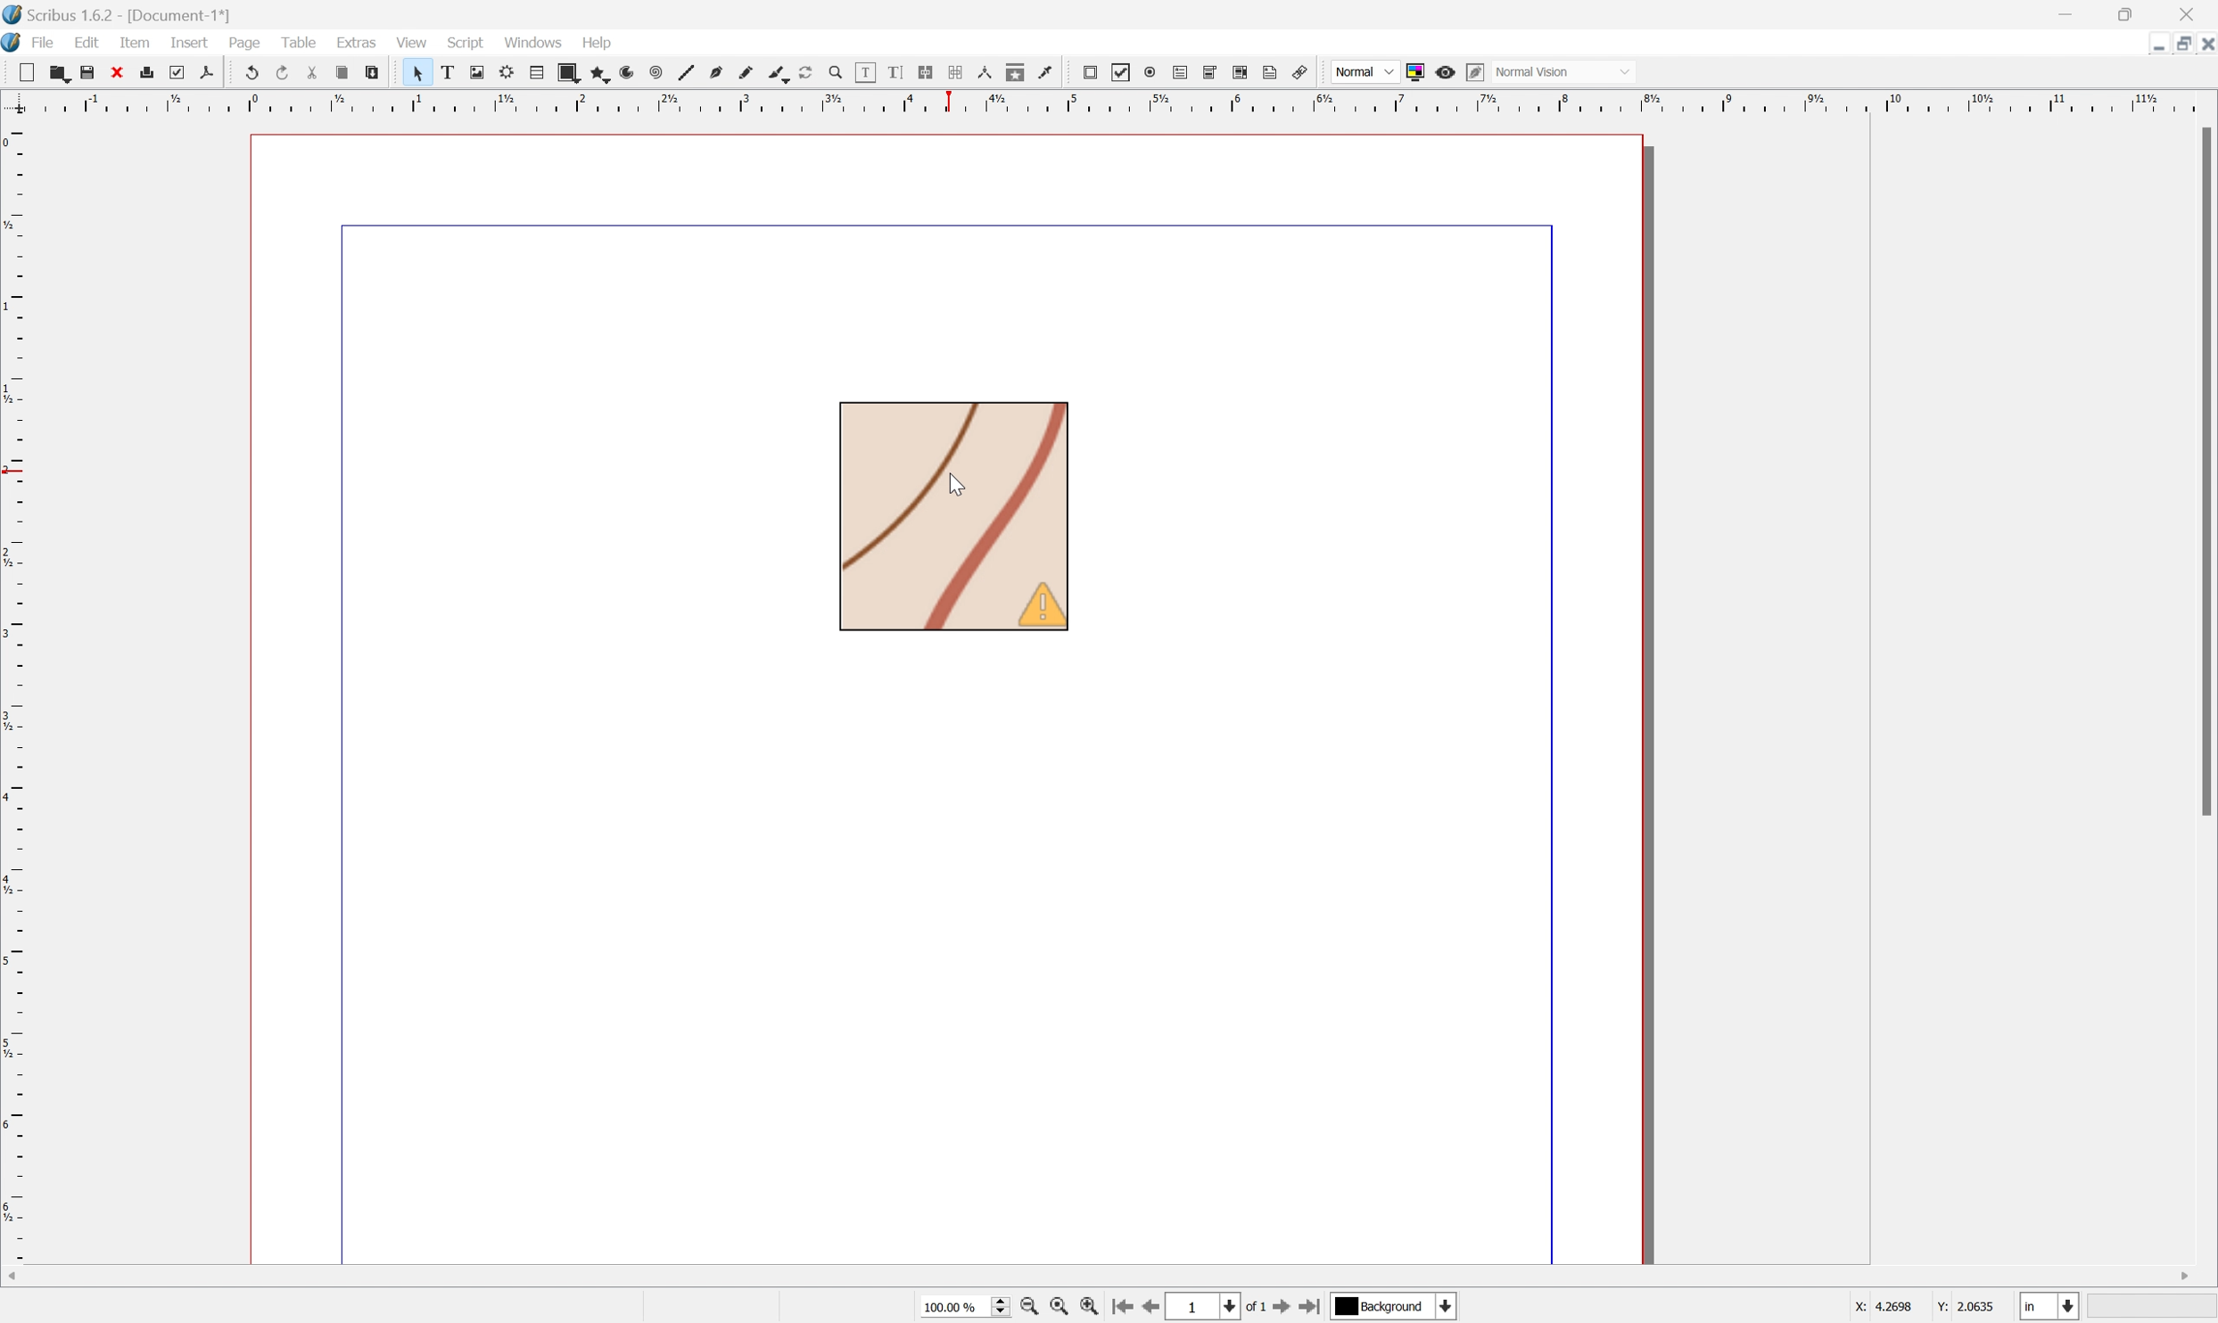  I want to click on Freehand line, so click(752, 75).